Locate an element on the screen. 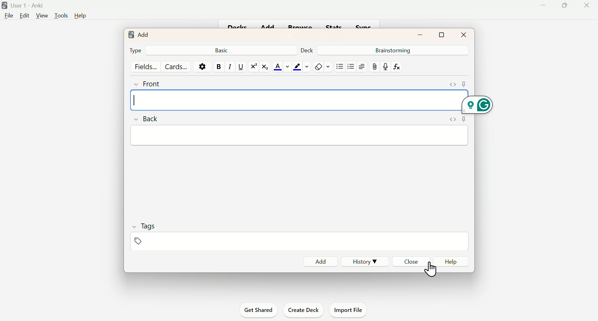 Image resolution: width=598 pixels, height=321 pixels. cursor is located at coordinates (430, 269).